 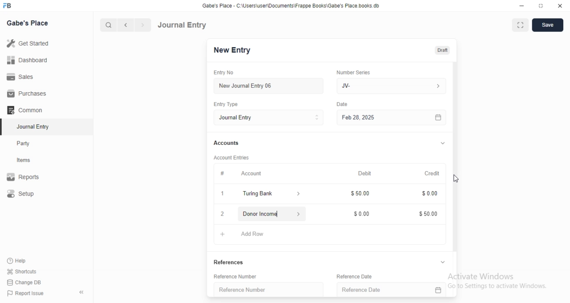 What do you see at coordinates (29, 127) in the screenshot?
I see `Journal Entry` at bounding box center [29, 127].